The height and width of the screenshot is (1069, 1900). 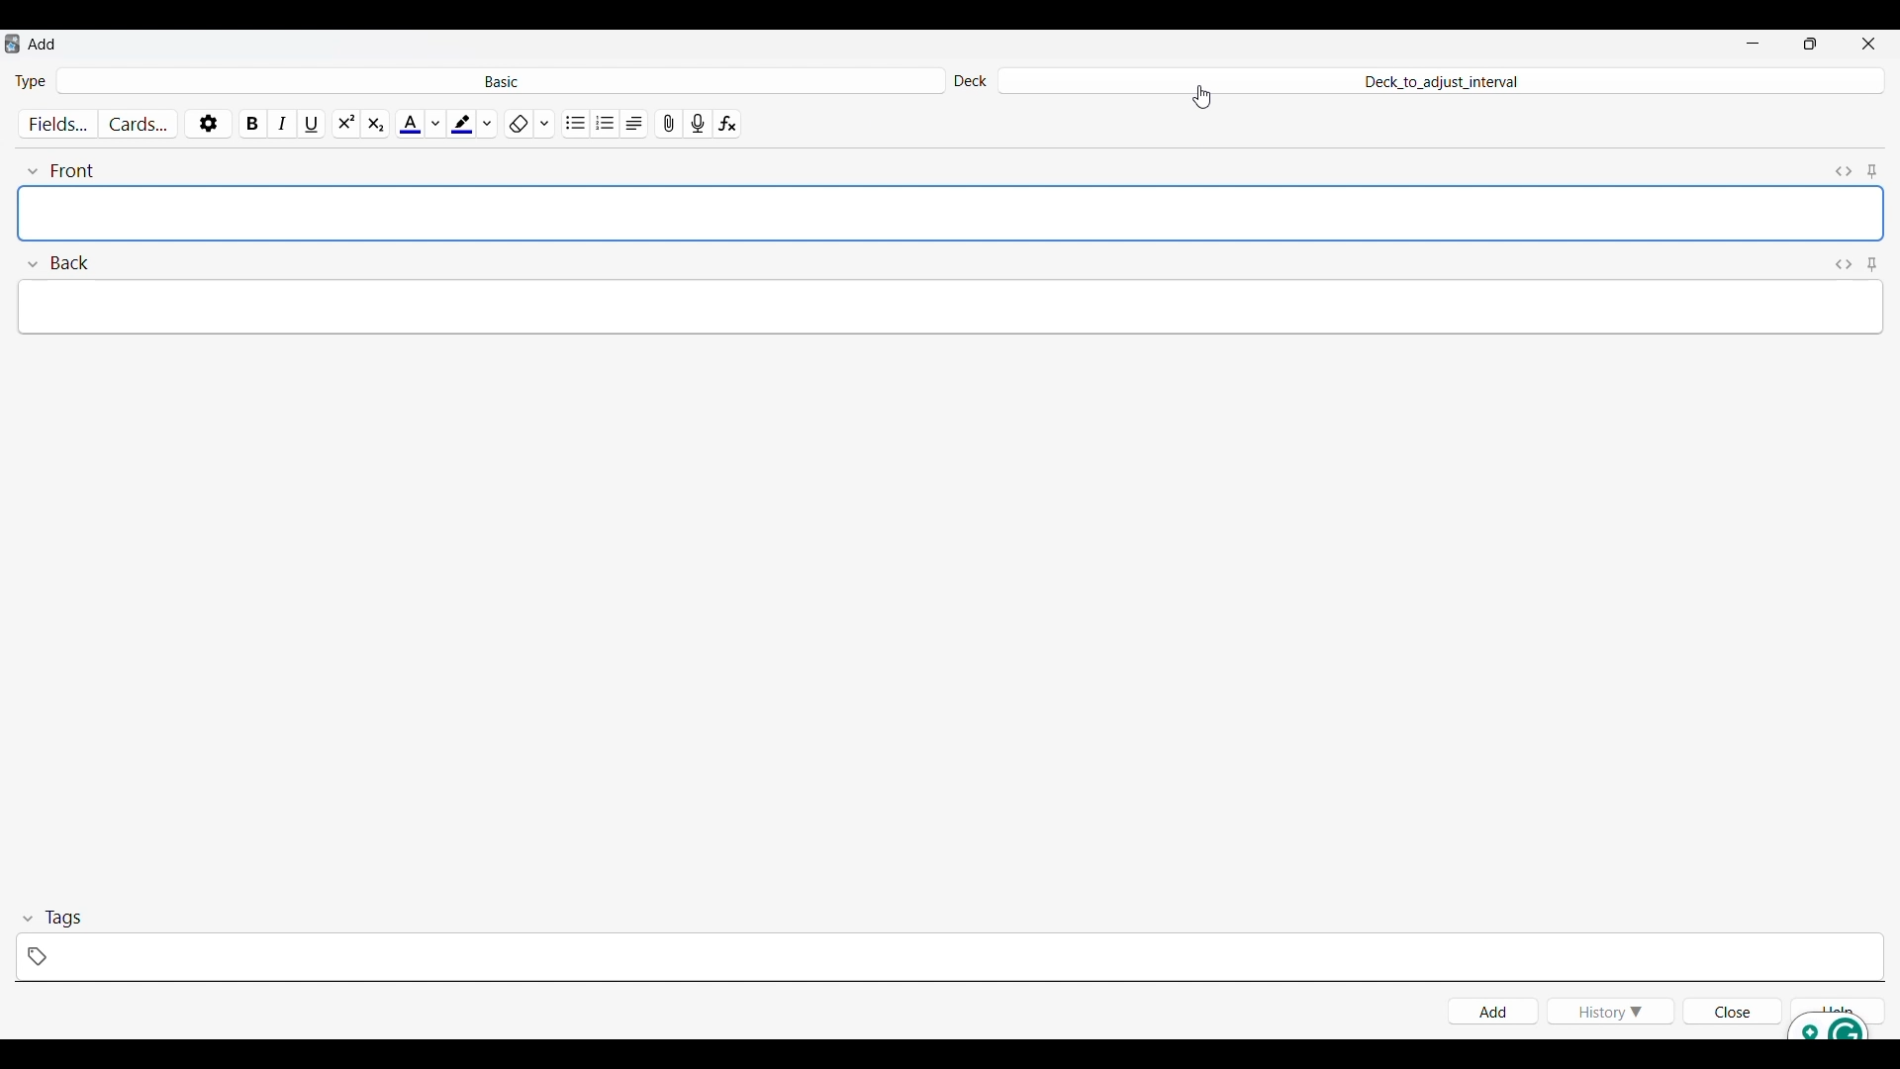 I want to click on Click to select deck, so click(x=1439, y=82).